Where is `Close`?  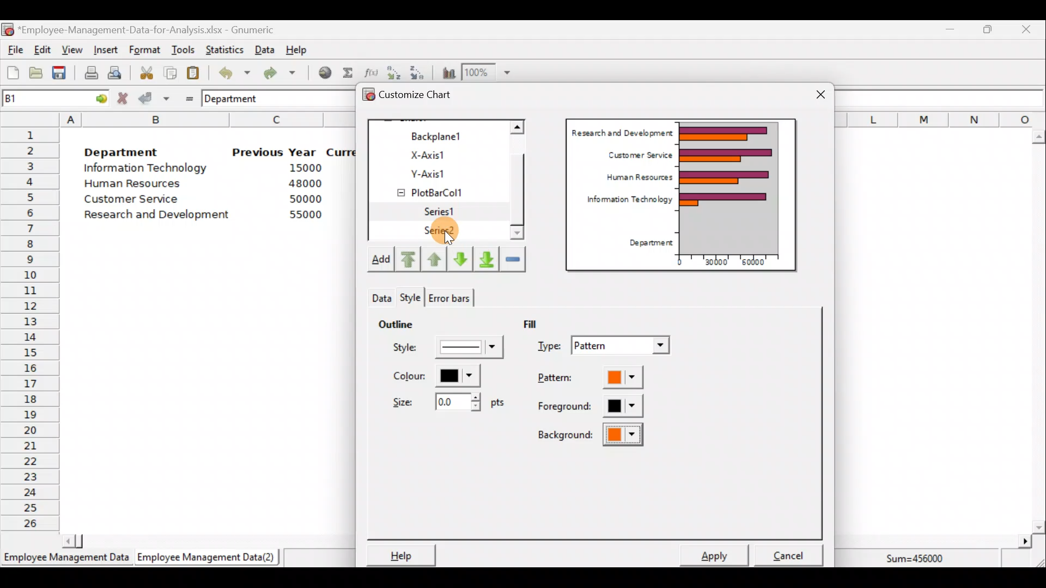 Close is located at coordinates (1025, 31).